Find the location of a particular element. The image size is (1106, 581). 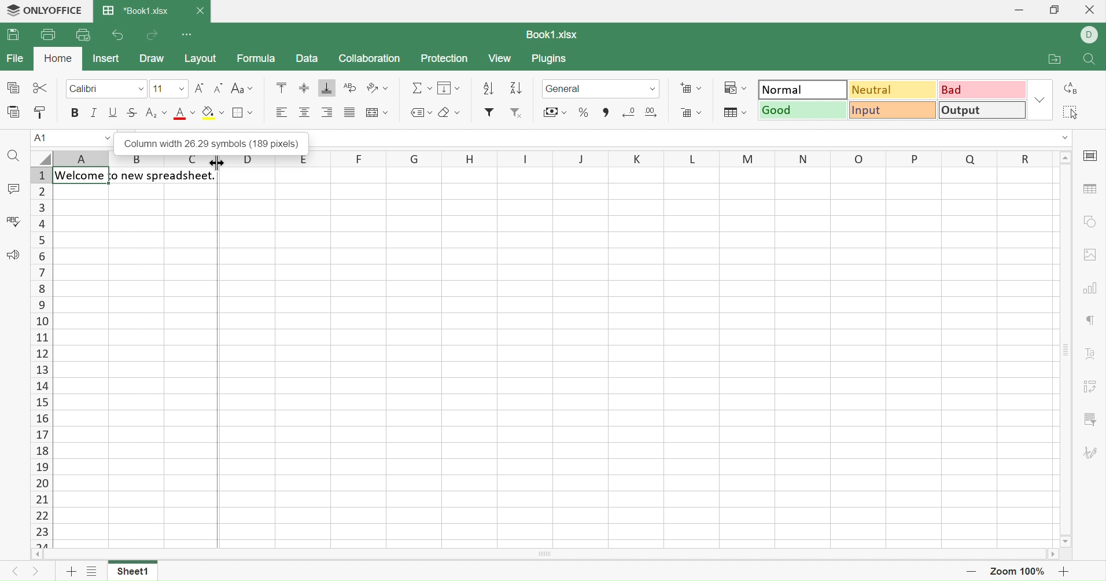

*Book1.xlsx is located at coordinates (137, 11).